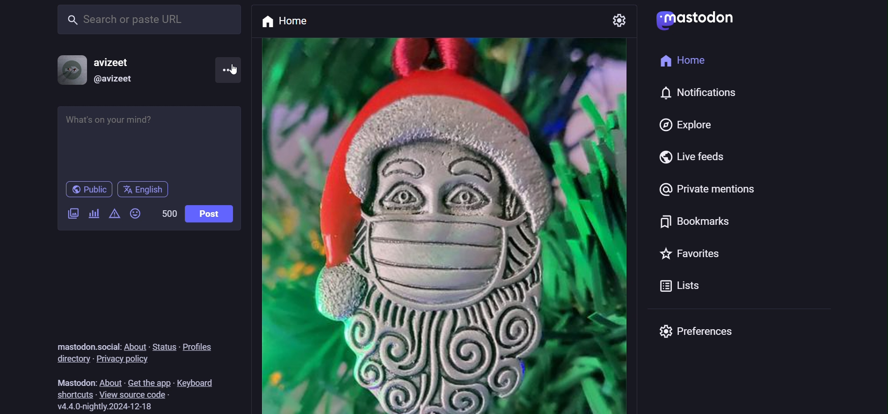 The width and height of the screenshot is (888, 414). Describe the element at coordinates (220, 214) in the screenshot. I see `post` at that location.